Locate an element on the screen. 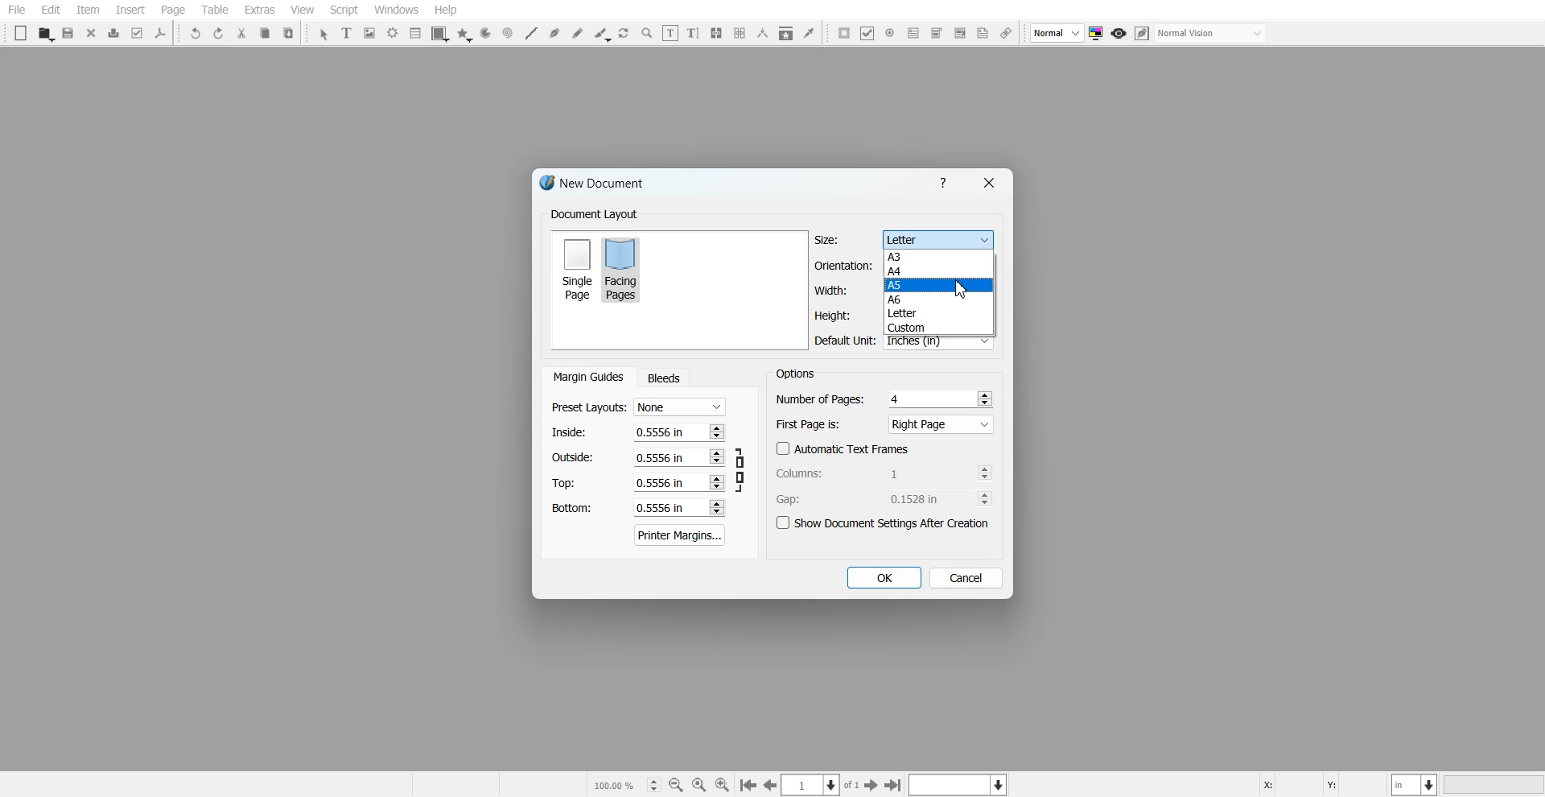 This screenshot has width=1545, height=797. Bleeds is located at coordinates (663, 378).